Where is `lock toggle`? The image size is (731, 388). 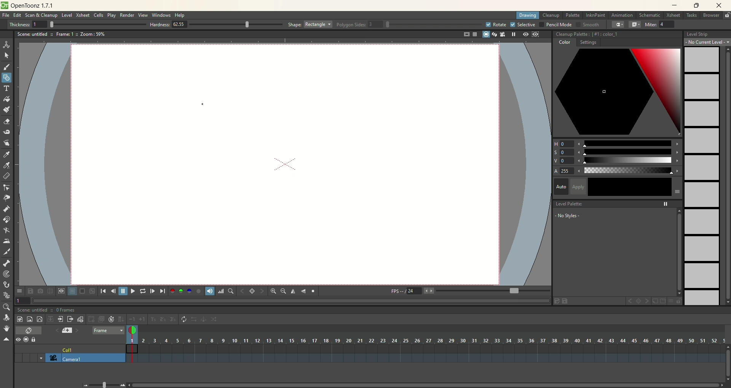
lock toggle is located at coordinates (37, 339).